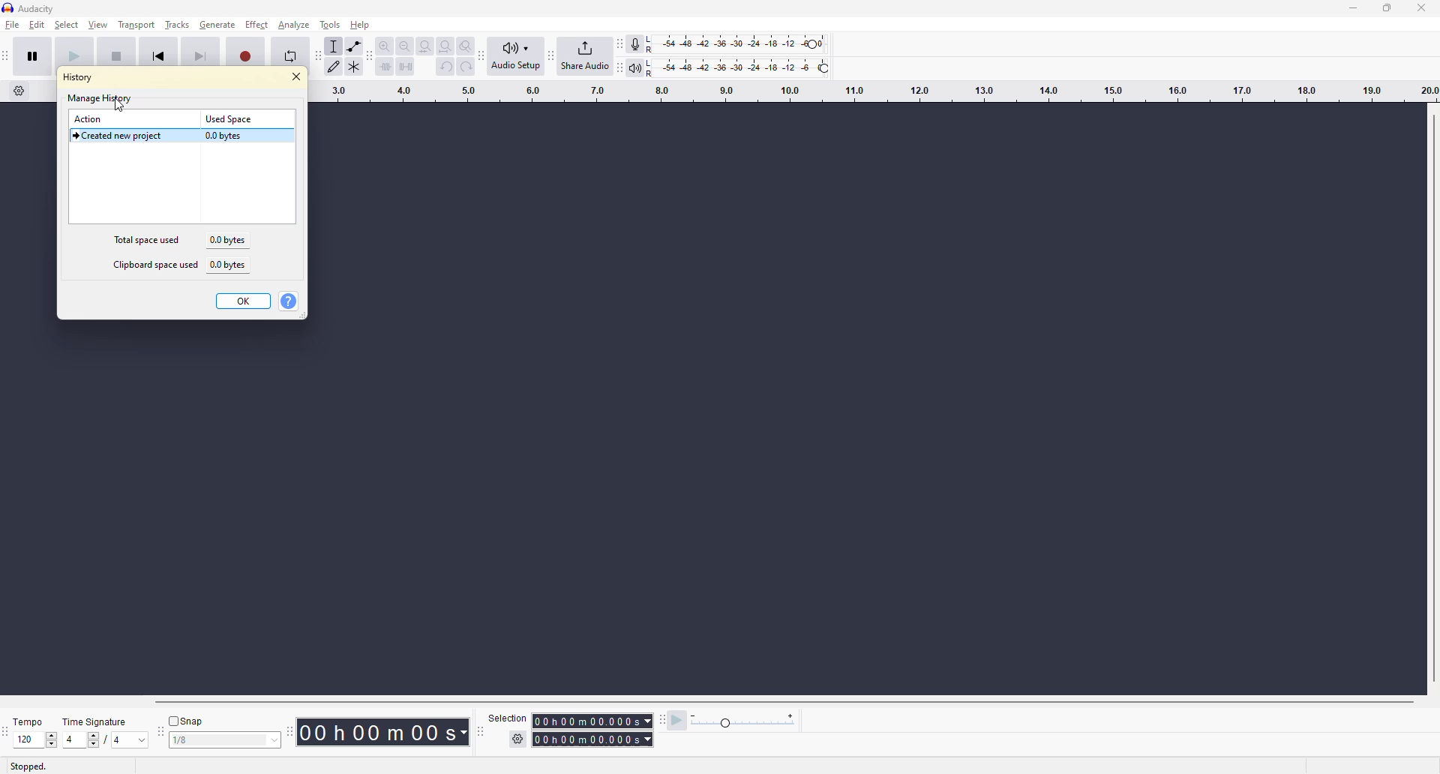 The image size is (1440, 774). What do you see at coordinates (520, 739) in the screenshot?
I see `settings` at bounding box center [520, 739].